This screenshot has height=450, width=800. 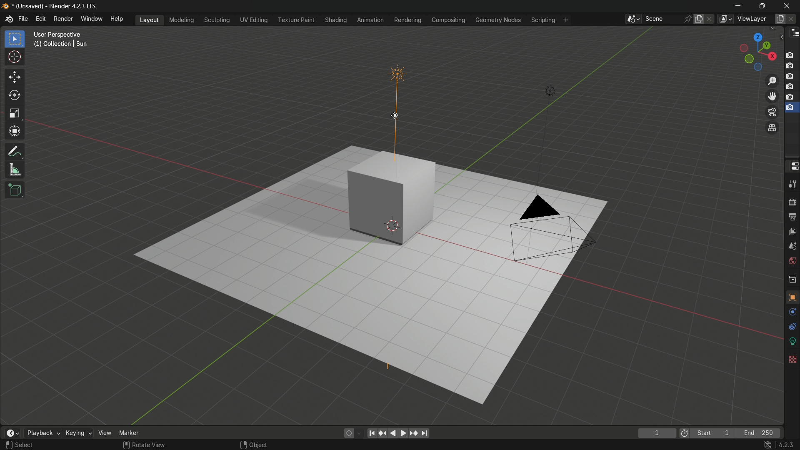 What do you see at coordinates (631, 19) in the screenshot?
I see `browse scenes` at bounding box center [631, 19].